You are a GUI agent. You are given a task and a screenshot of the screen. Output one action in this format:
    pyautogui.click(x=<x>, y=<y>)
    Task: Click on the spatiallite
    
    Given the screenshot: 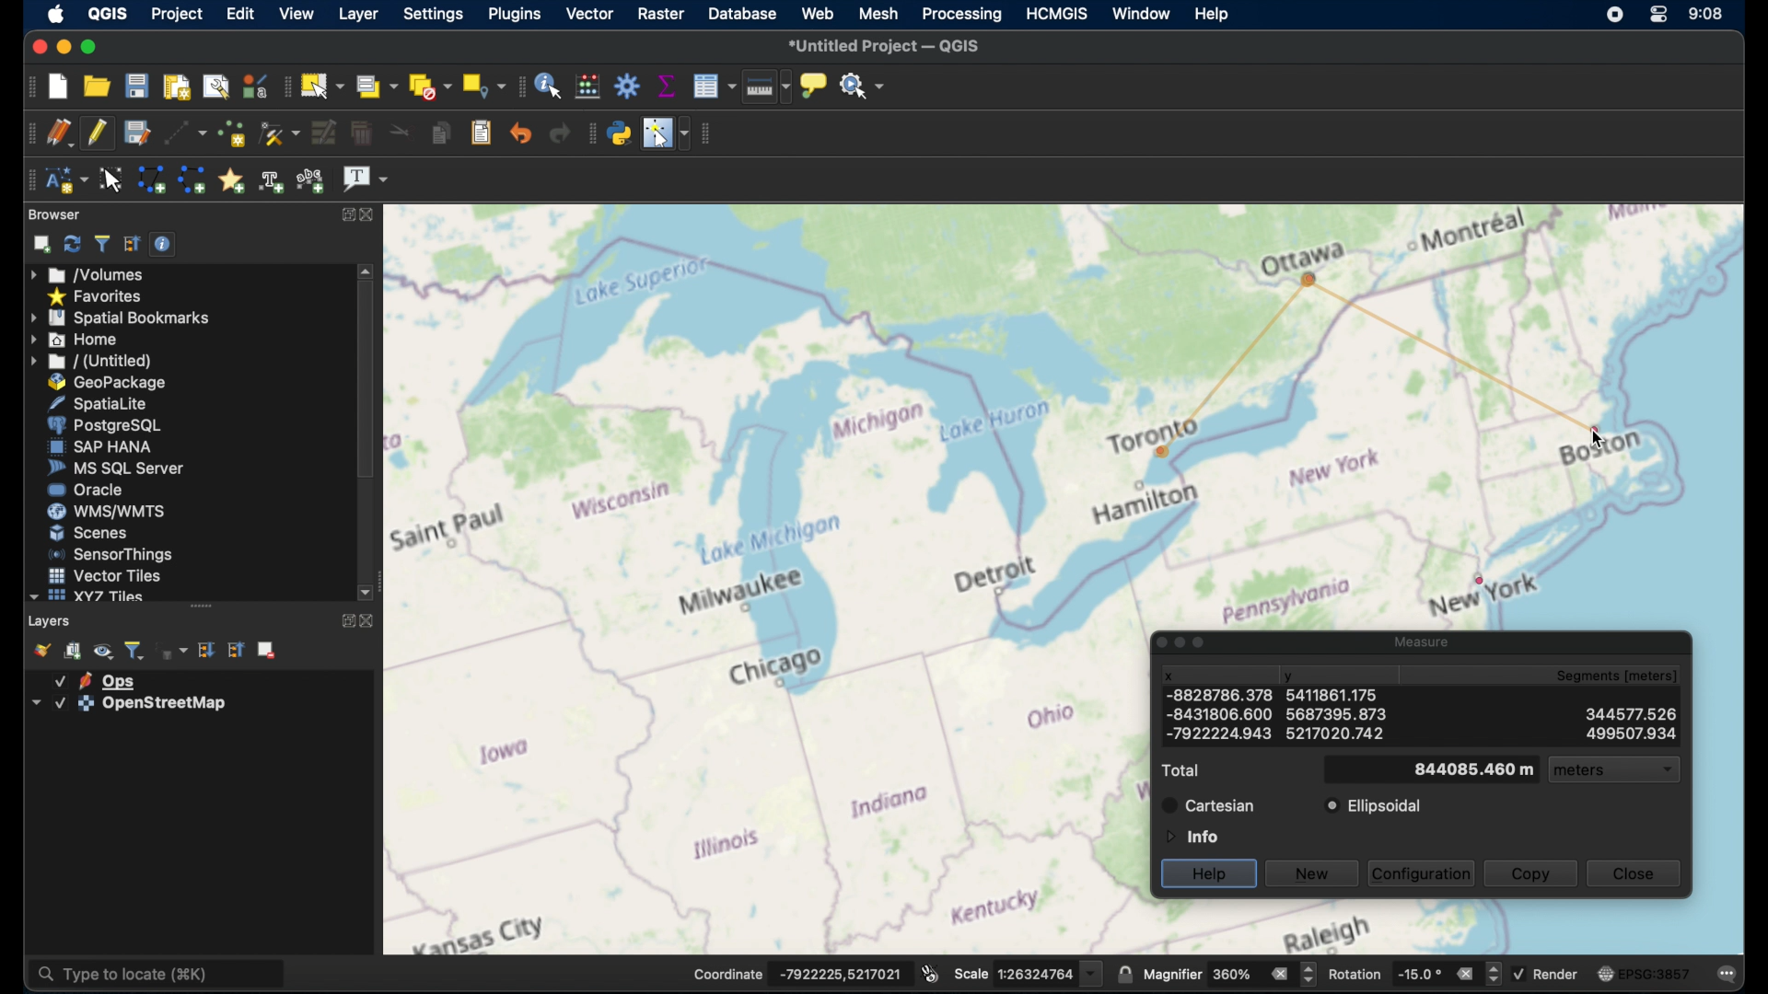 What is the action you would take?
    pyautogui.click(x=112, y=402)
    